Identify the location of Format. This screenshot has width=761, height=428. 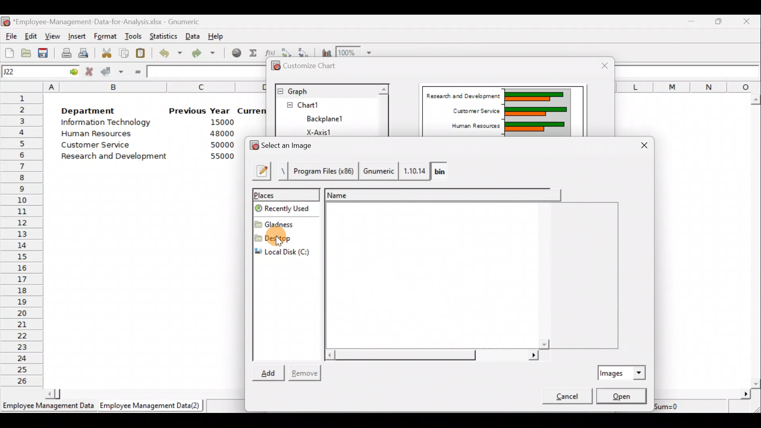
(106, 35).